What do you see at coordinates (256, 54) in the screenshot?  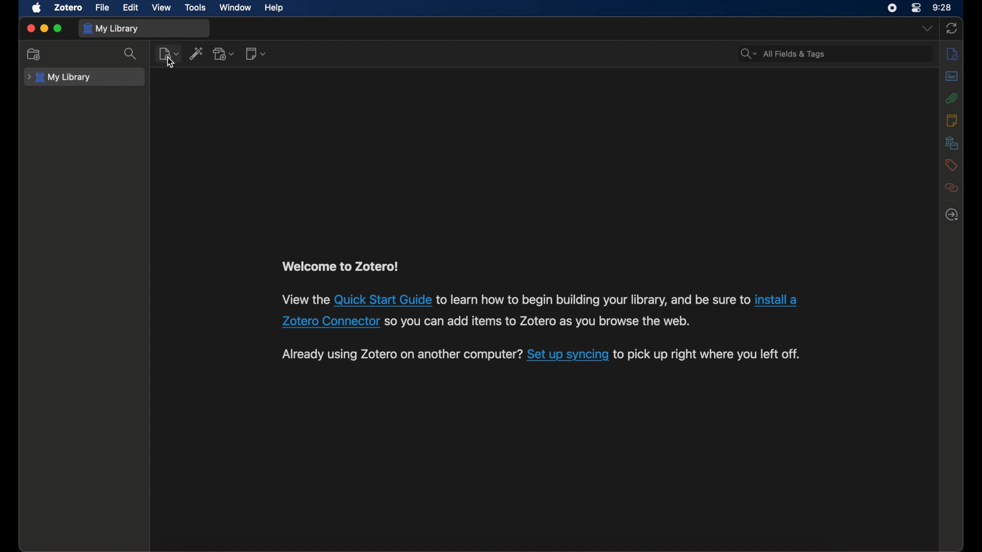 I see `new note` at bounding box center [256, 54].